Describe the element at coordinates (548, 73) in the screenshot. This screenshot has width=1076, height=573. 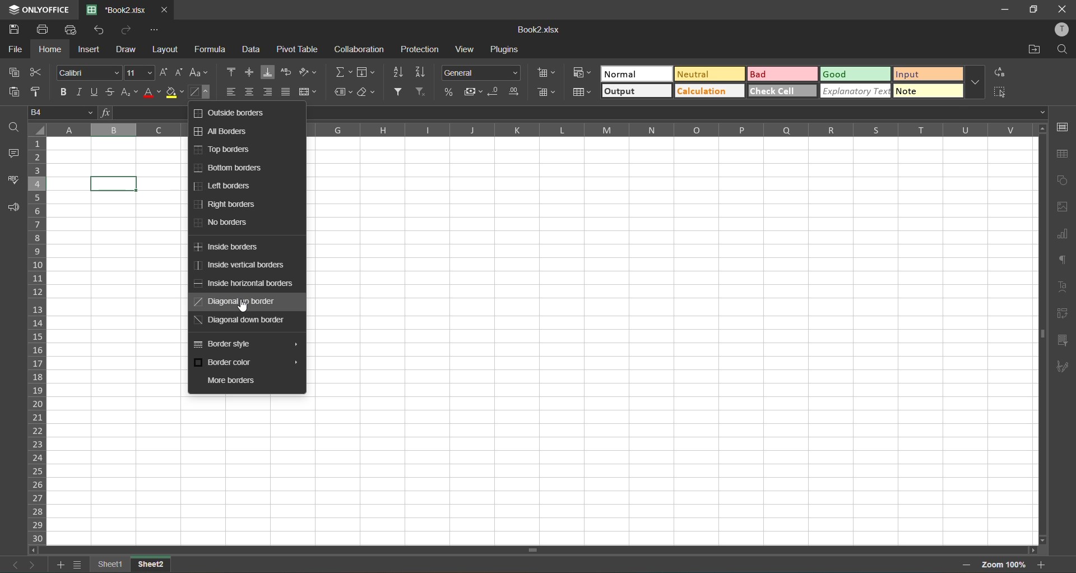
I see `insert cells` at that location.